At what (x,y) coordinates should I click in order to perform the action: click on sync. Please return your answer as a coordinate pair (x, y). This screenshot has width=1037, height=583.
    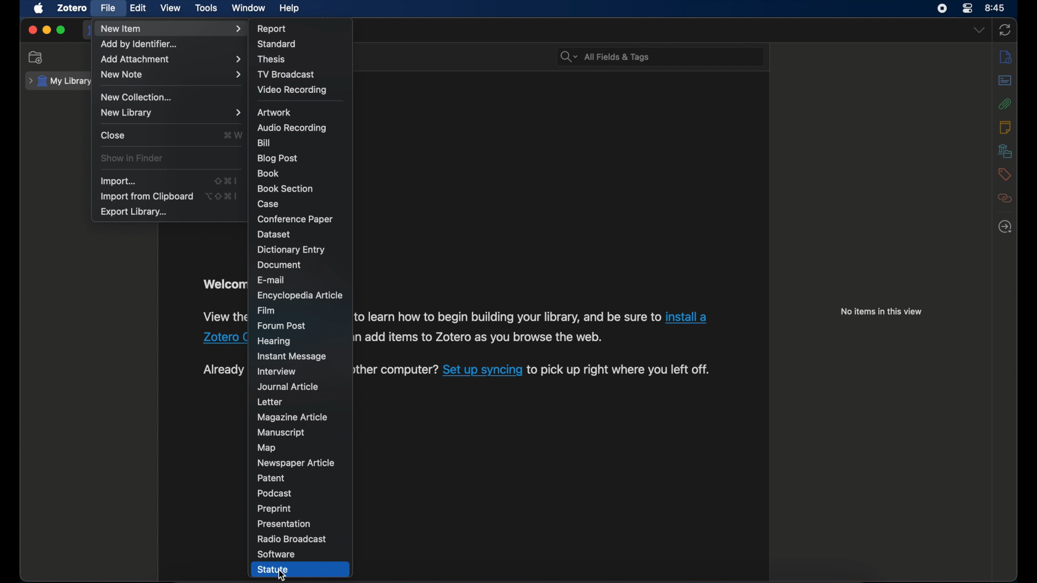
    Looking at the image, I should click on (1006, 30).